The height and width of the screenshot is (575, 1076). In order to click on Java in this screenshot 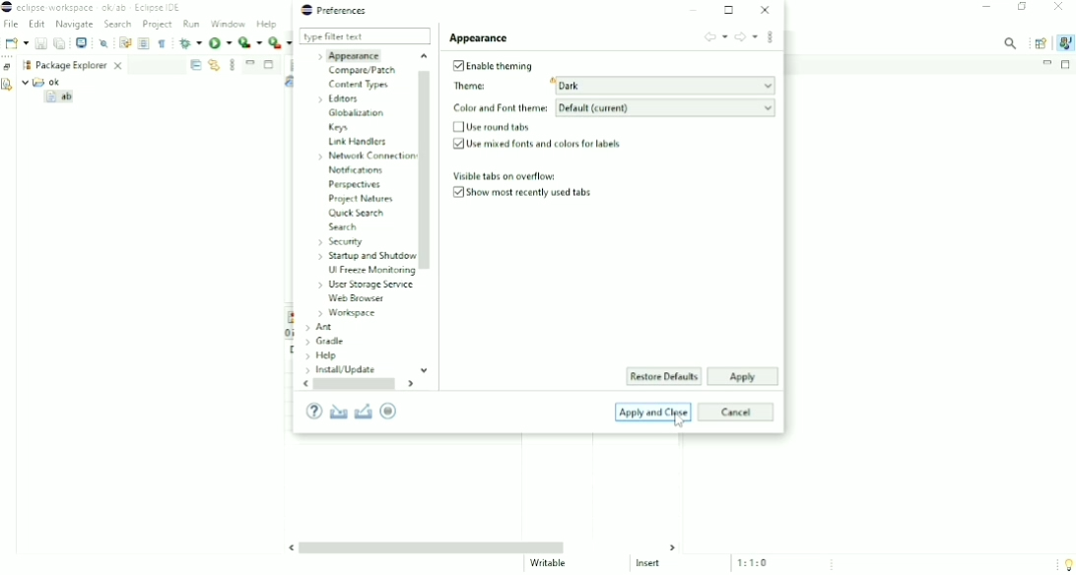, I will do `click(1066, 42)`.